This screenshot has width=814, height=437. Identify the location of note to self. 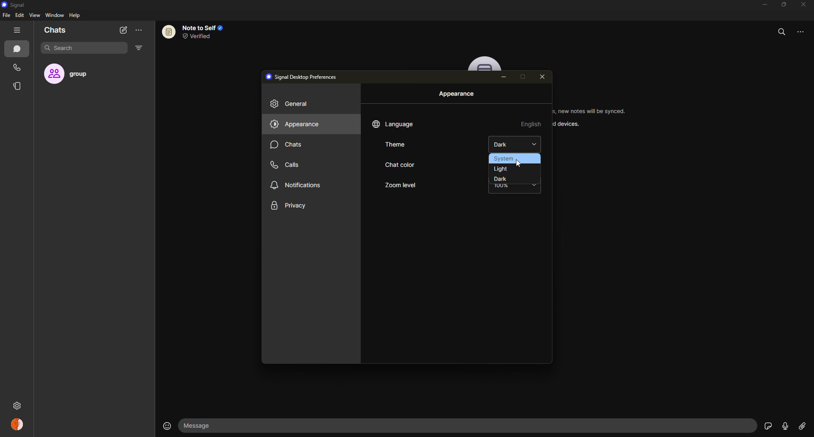
(197, 31).